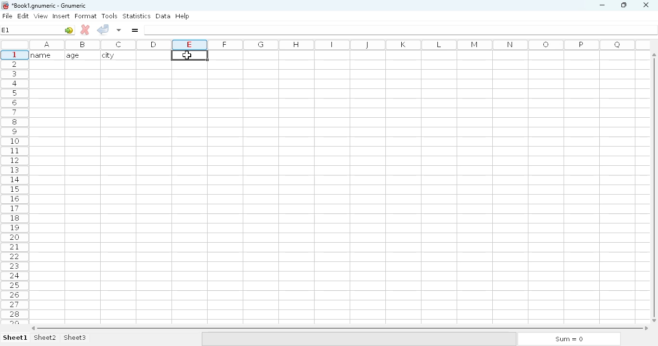 The height and width of the screenshot is (346, 658). Describe the element at coordinates (656, 187) in the screenshot. I see `vertical scroll bar` at that location.